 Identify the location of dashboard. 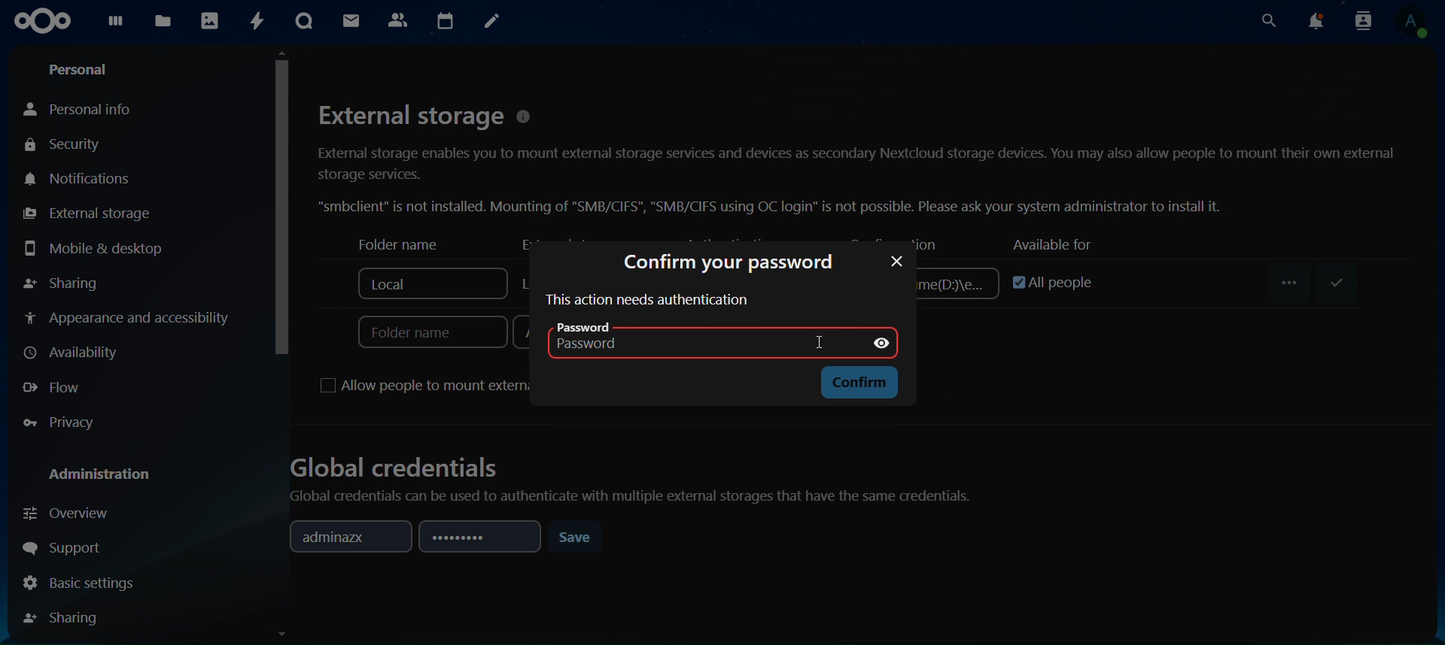
(117, 24).